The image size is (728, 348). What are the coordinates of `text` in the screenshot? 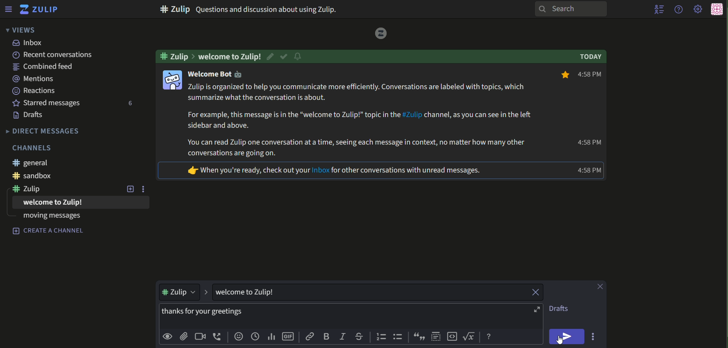 It's located at (252, 9).